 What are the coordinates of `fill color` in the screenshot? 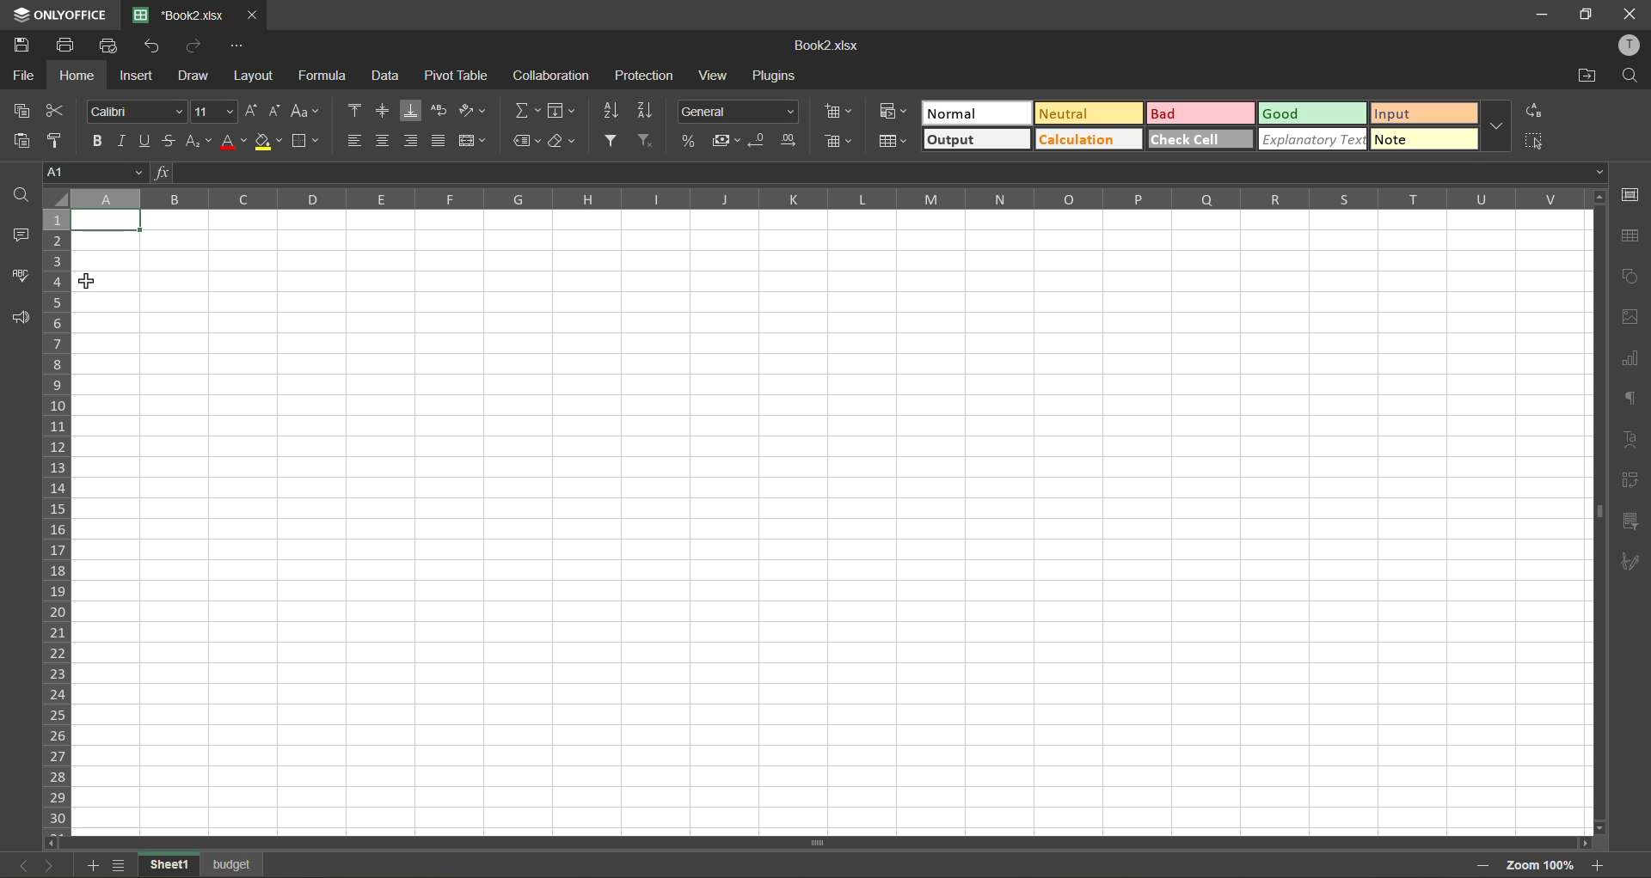 It's located at (268, 141).